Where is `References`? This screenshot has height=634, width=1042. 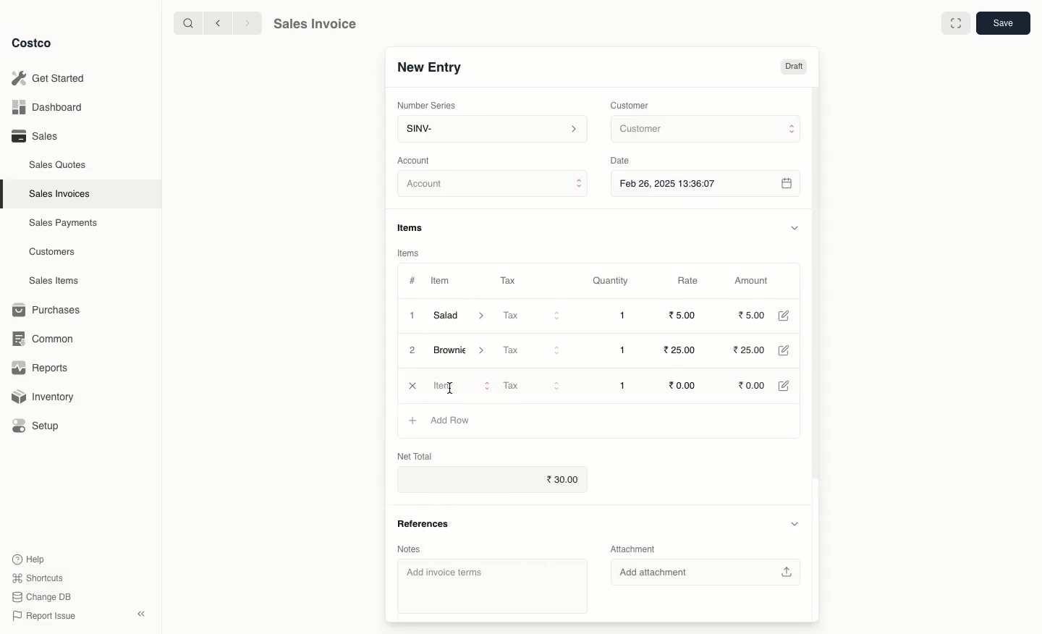
References is located at coordinates (423, 523).